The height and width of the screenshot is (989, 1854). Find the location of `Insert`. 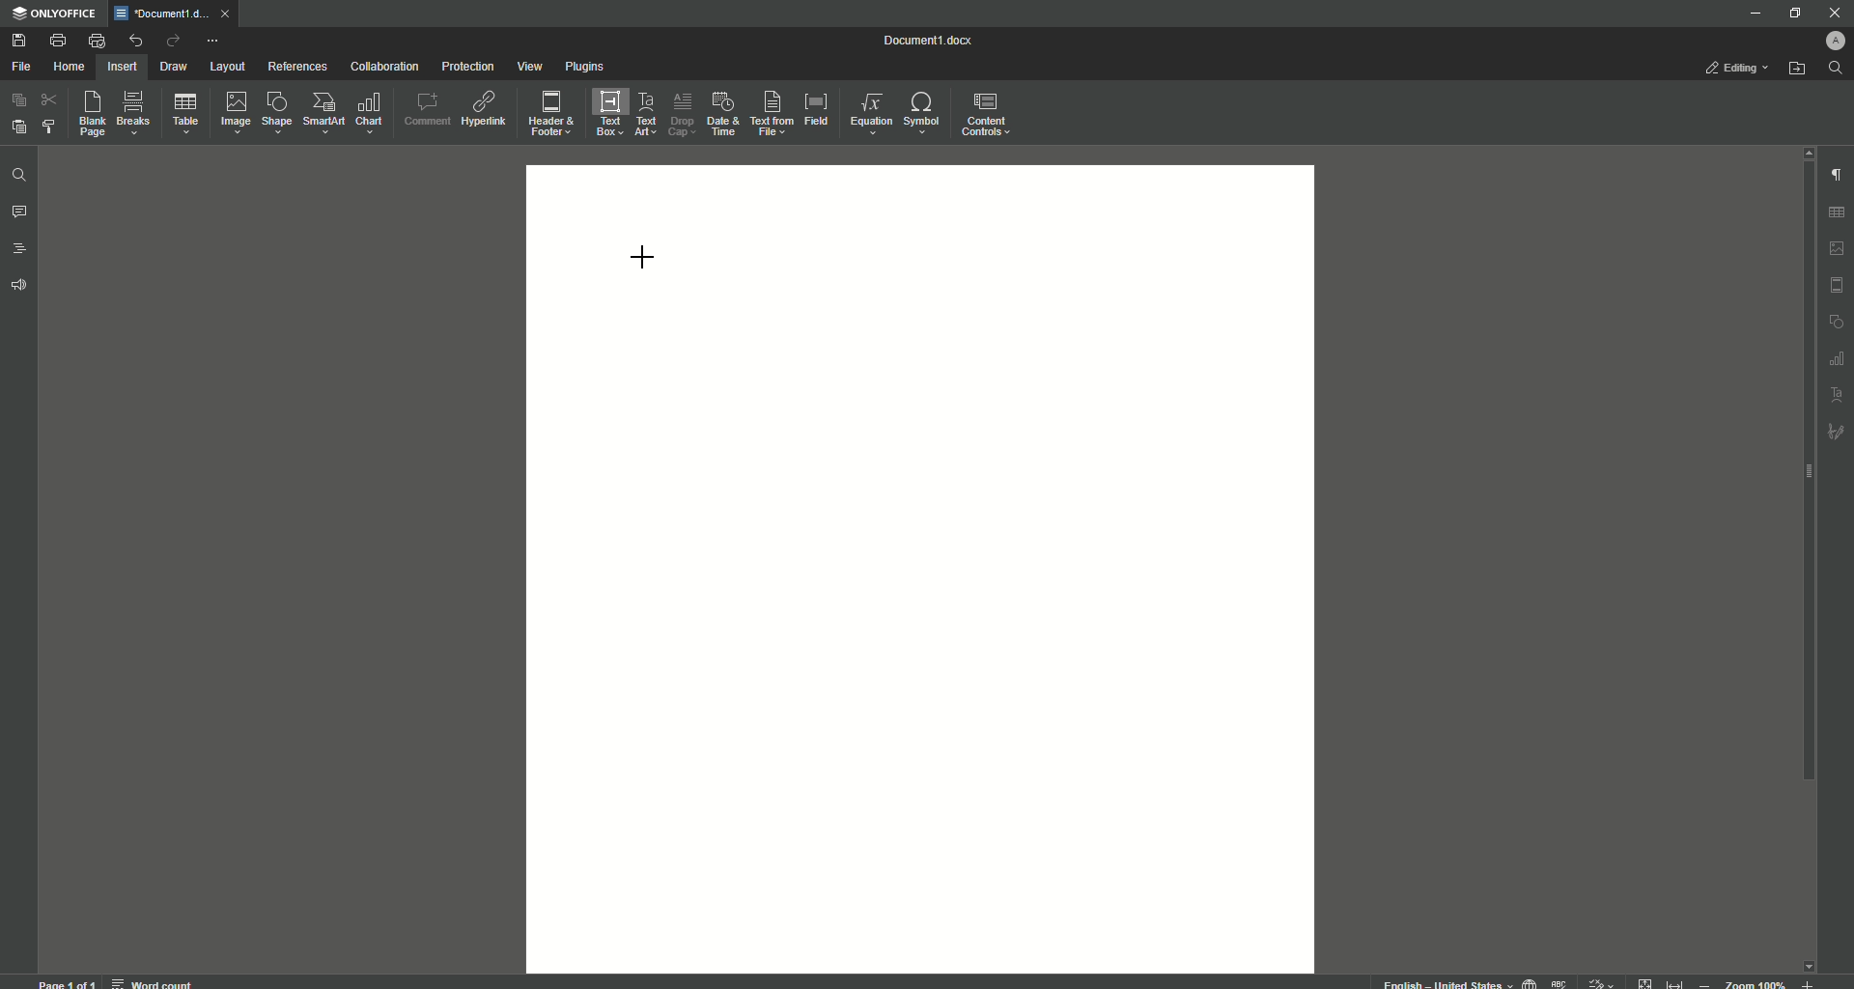

Insert is located at coordinates (120, 66).